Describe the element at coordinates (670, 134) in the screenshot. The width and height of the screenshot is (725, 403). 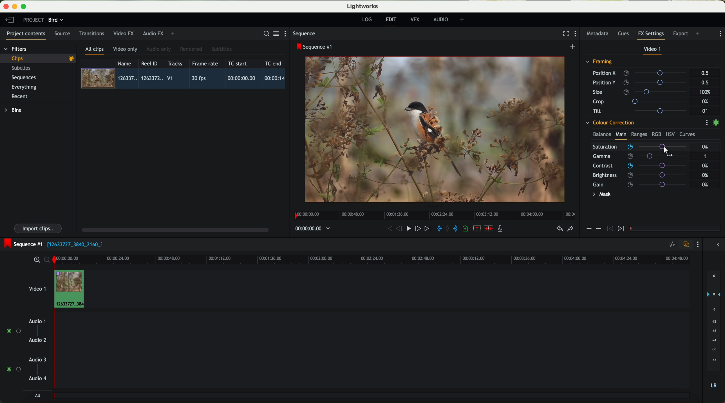
I see `HSV` at that location.